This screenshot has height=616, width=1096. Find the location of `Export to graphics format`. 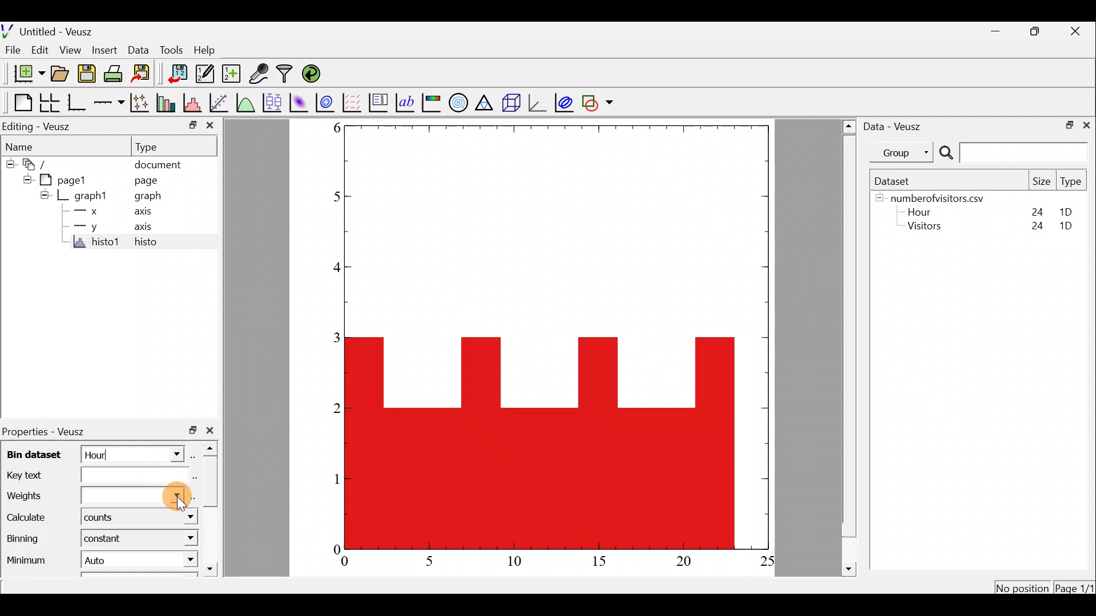

Export to graphics format is located at coordinates (145, 74).